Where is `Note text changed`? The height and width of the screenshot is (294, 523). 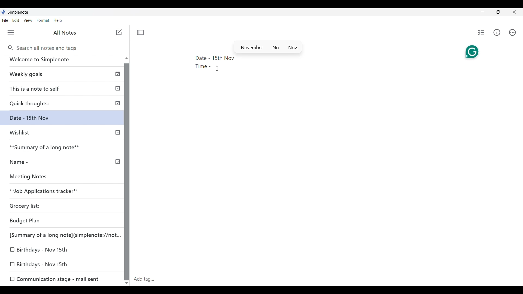
Note text changed is located at coordinates (64, 120).